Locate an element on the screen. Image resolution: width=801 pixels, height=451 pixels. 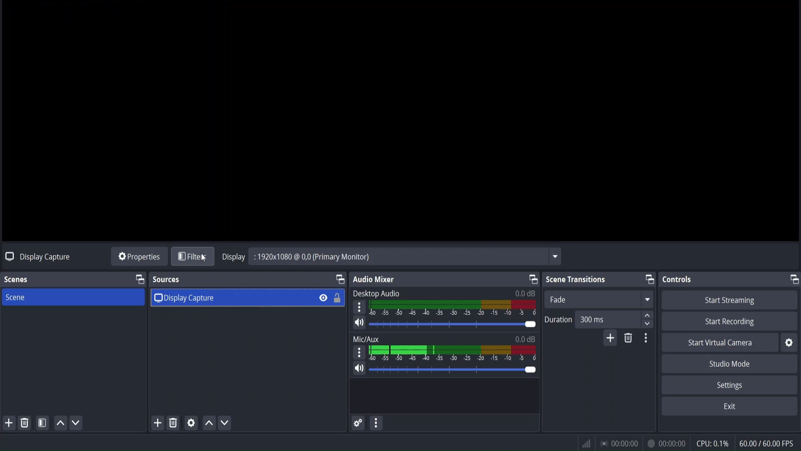
remove configurable transition is located at coordinates (629, 337).